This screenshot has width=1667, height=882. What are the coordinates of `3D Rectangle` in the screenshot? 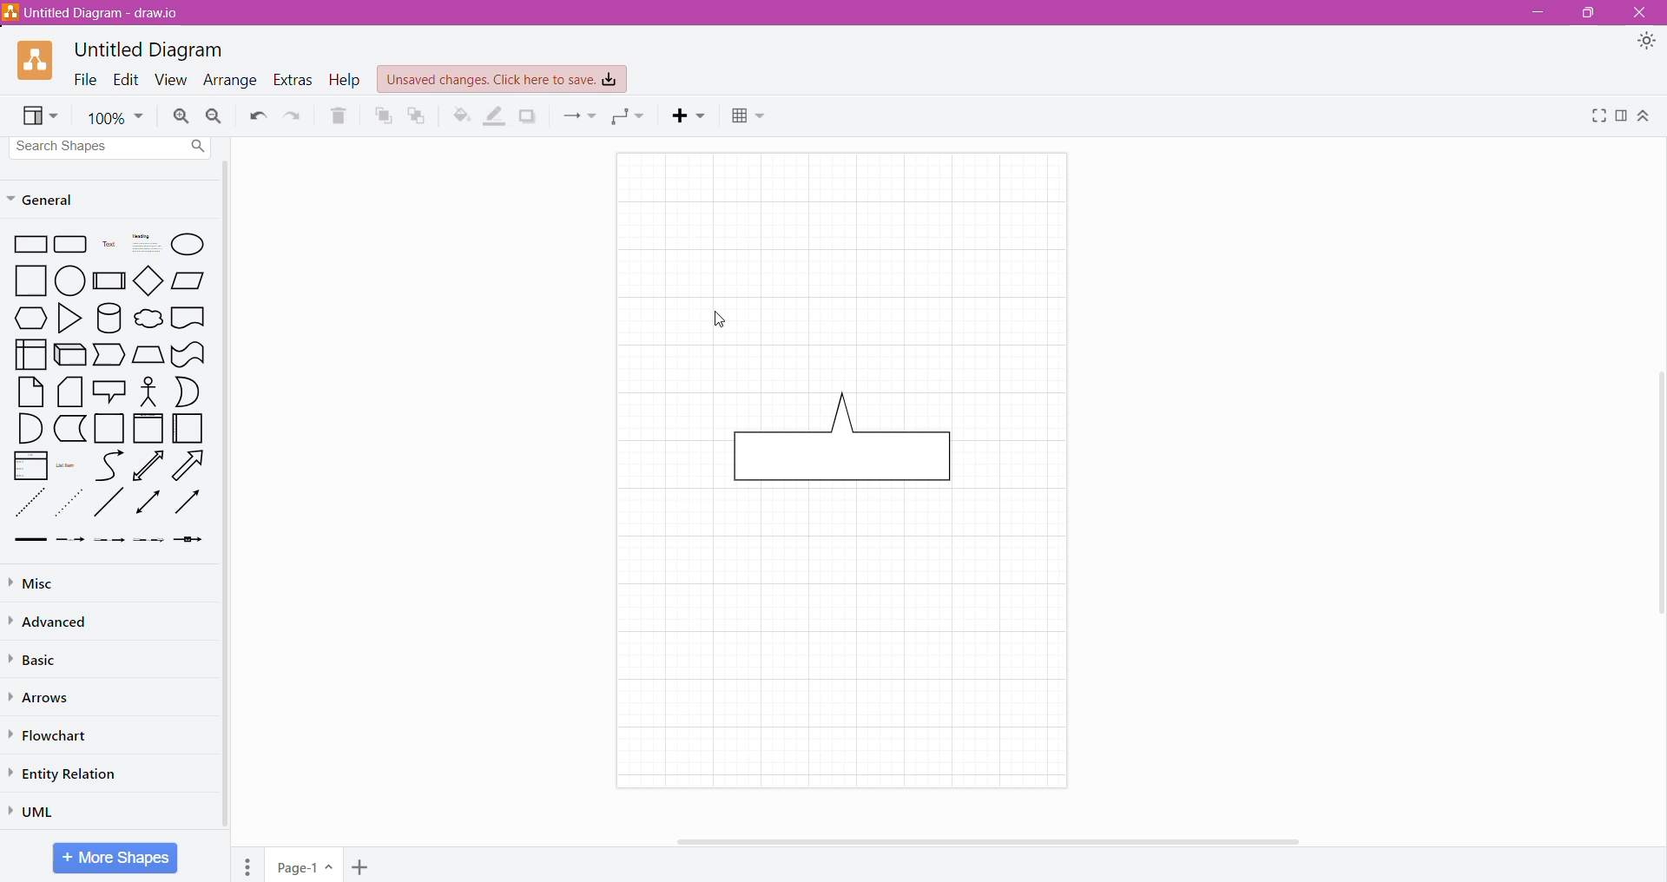 It's located at (70, 354).